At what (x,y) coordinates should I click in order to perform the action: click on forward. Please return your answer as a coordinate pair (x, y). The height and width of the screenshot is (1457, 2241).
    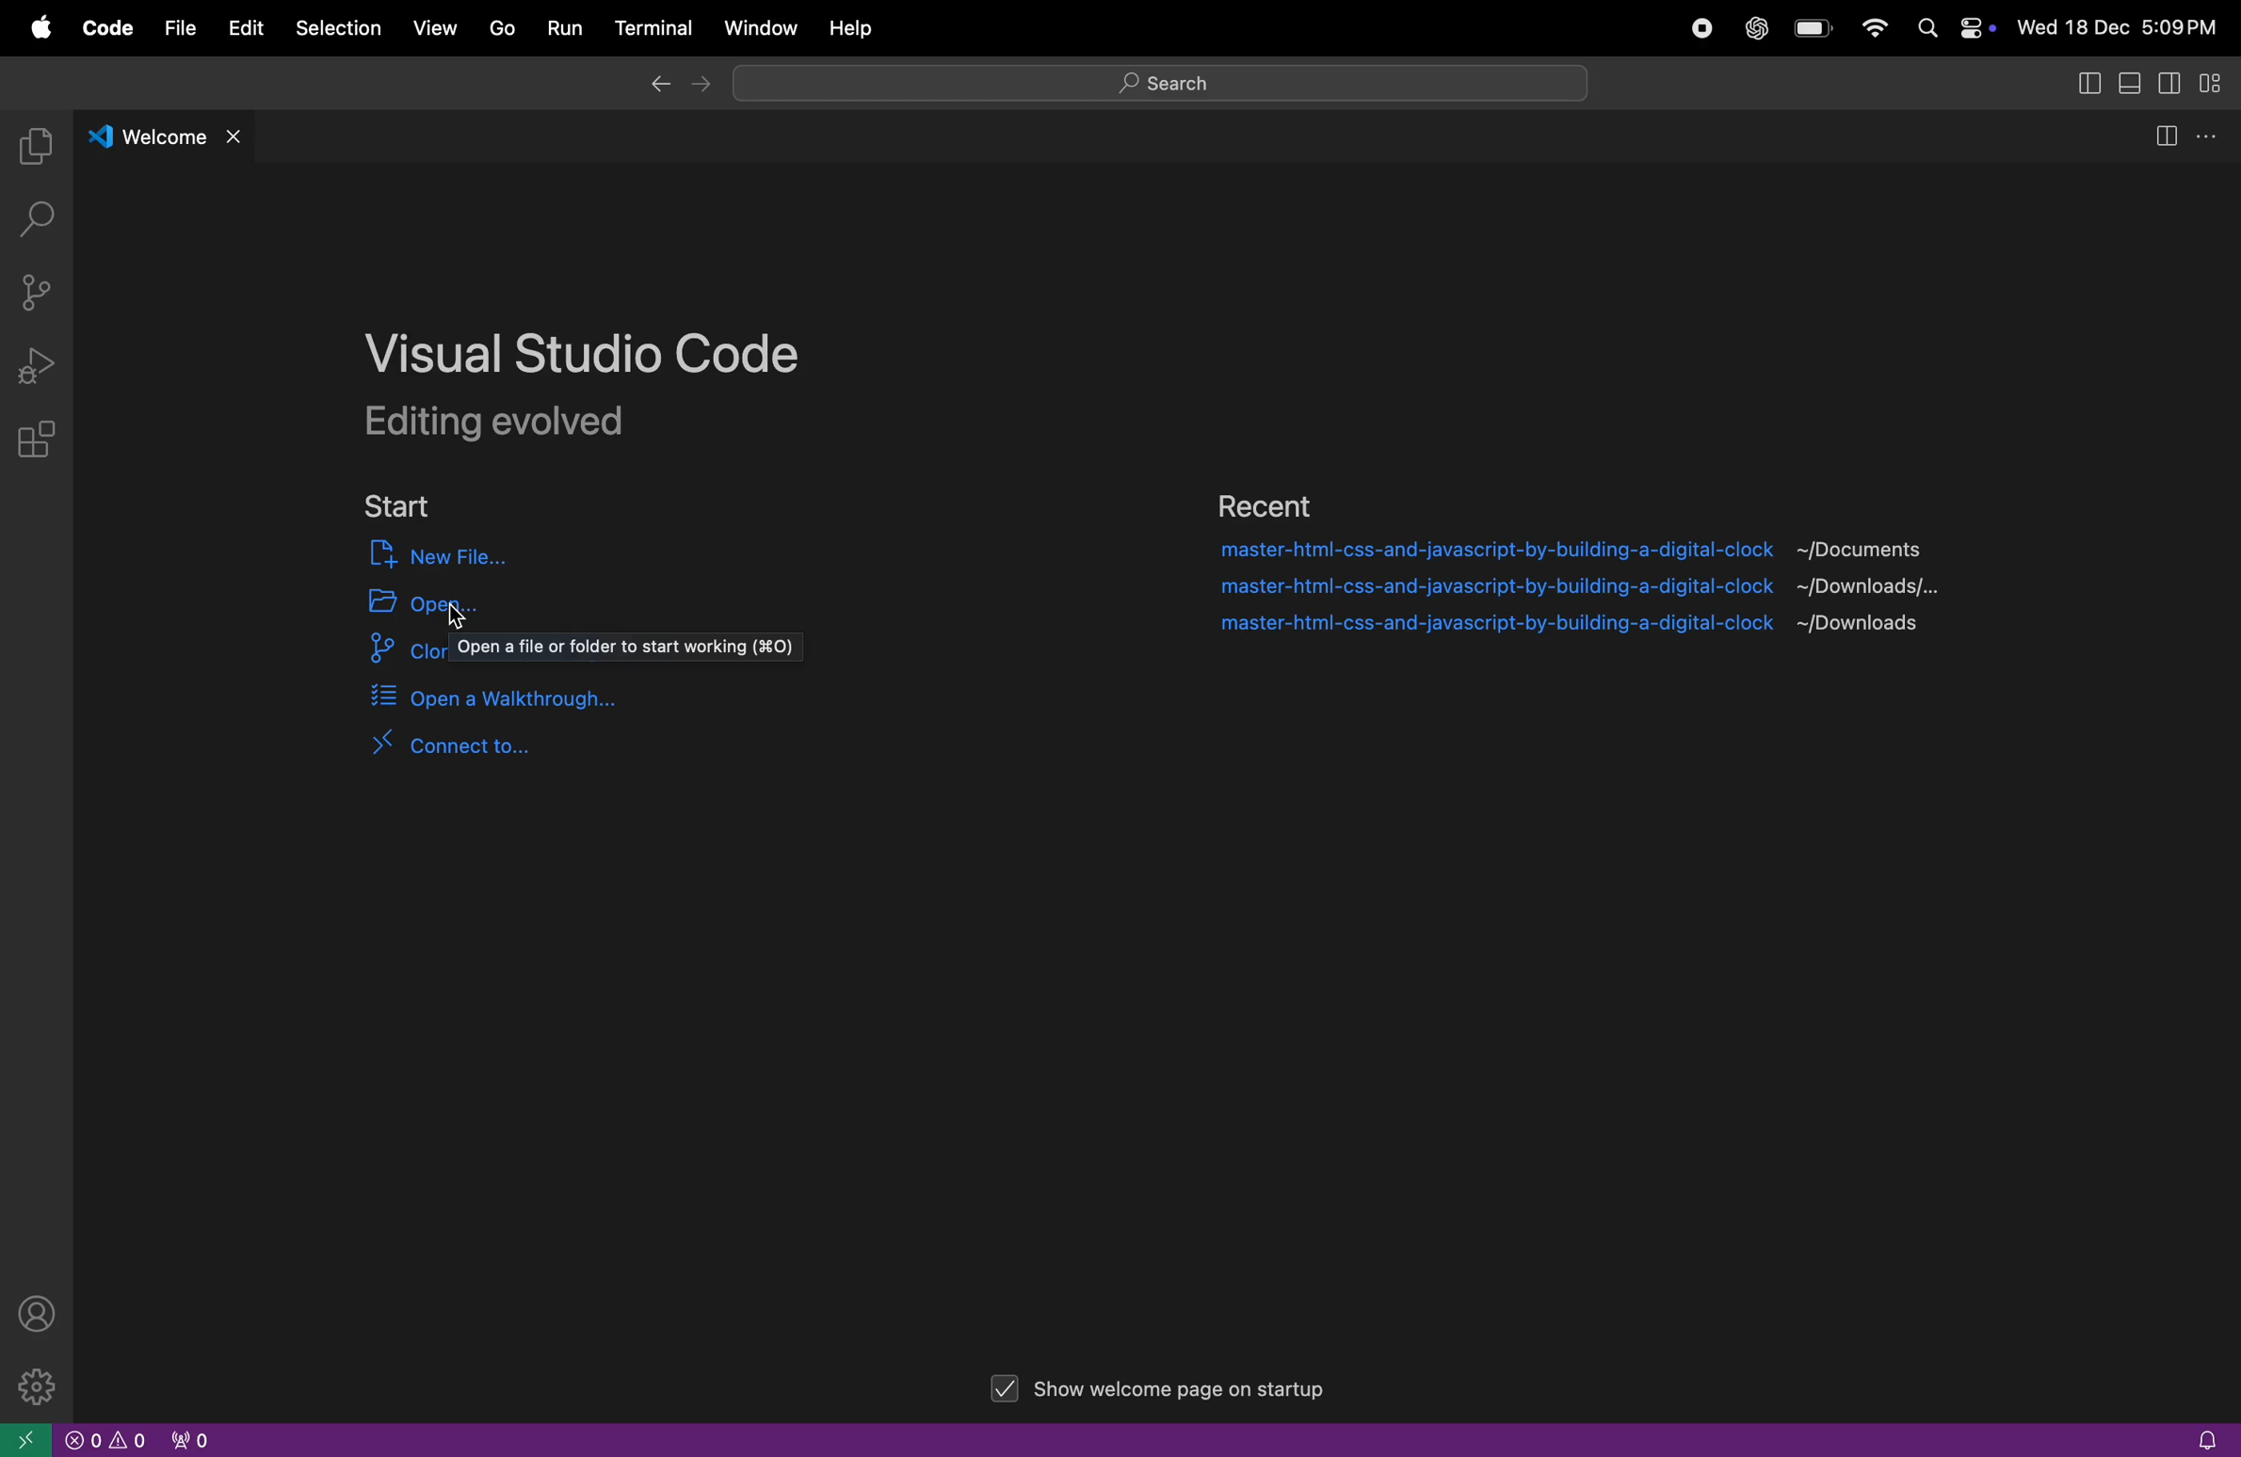
    Looking at the image, I should click on (703, 88).